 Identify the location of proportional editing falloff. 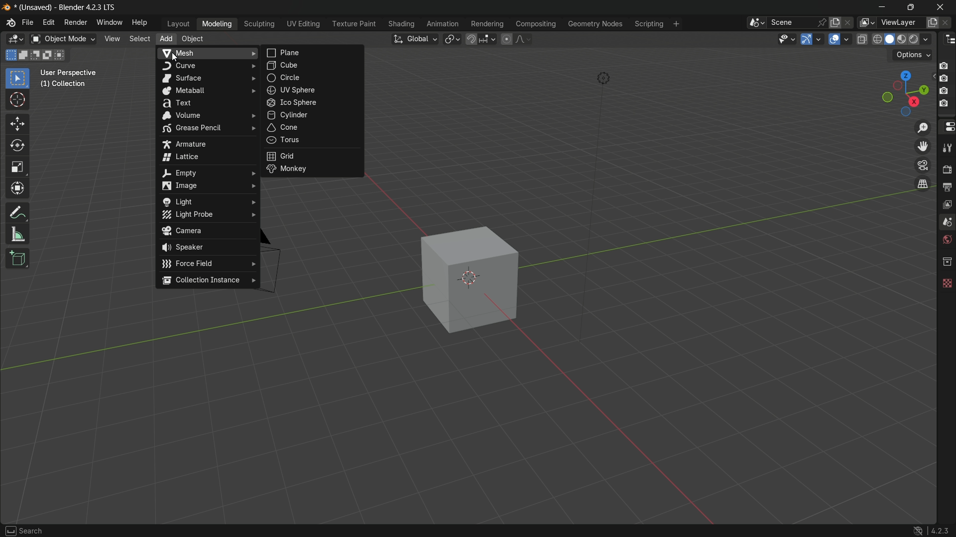
(523, 39).